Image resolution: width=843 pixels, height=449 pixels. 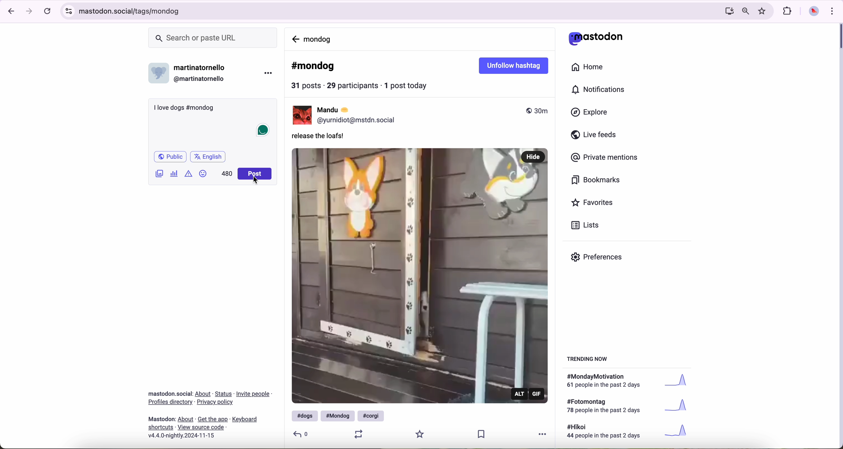 What do you see at coordinates (421, 434) in the screenshot?
I see `favorite` at bounding box center [421, 434].